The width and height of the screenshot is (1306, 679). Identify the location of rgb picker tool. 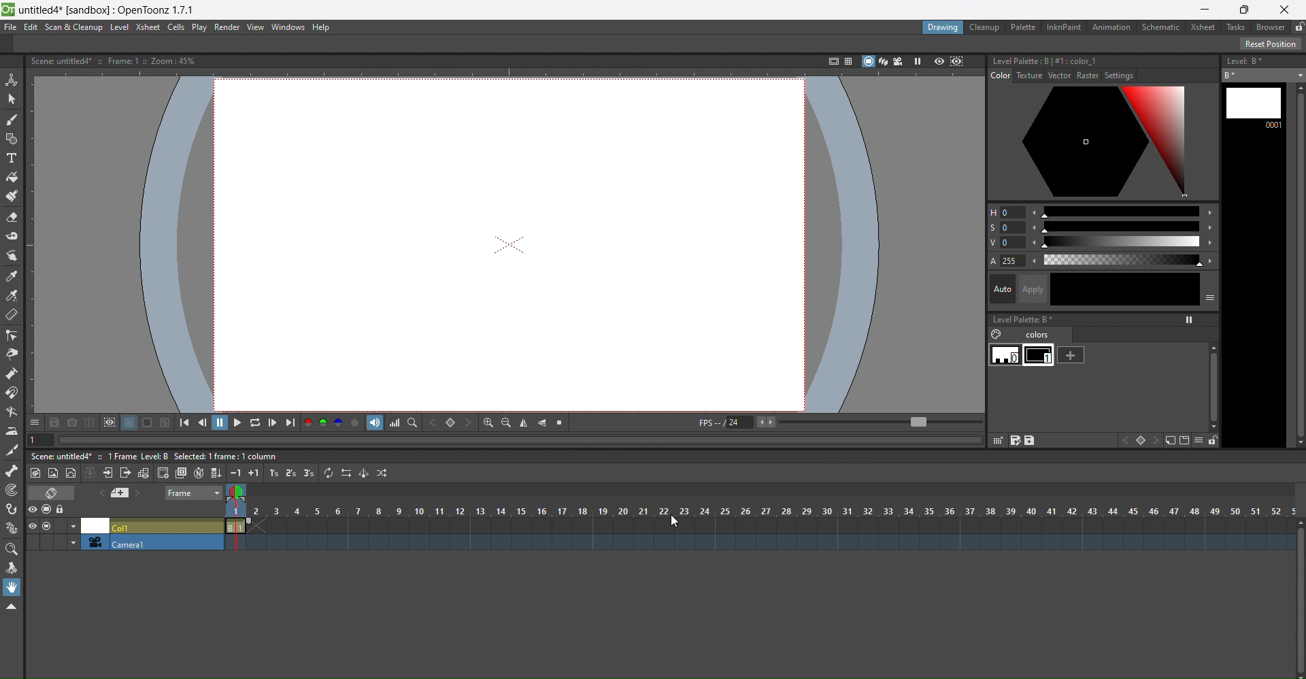
(11, 296).